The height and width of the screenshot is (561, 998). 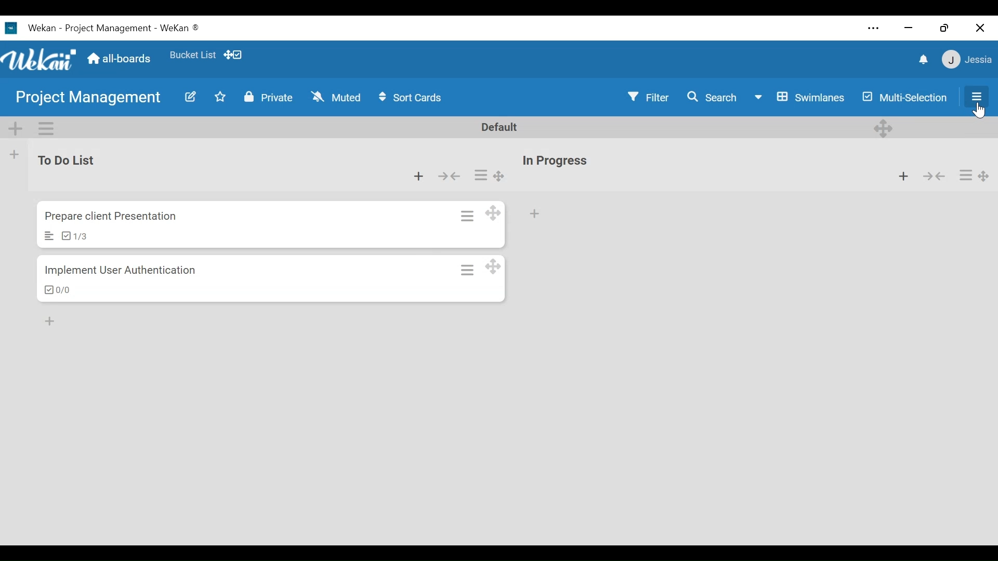 I want to click on Add Swimlane, so click(x=15, y=128).